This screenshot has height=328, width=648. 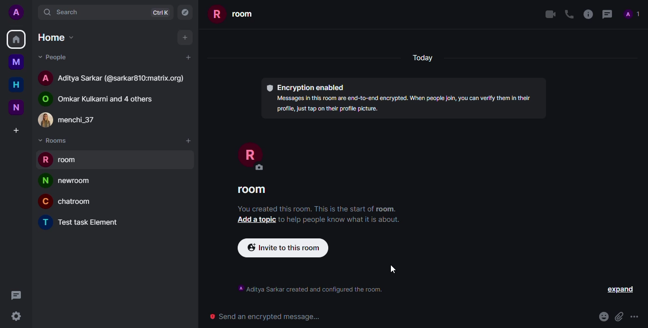 I want to click on home dropdown, so click(x=59, y=36).